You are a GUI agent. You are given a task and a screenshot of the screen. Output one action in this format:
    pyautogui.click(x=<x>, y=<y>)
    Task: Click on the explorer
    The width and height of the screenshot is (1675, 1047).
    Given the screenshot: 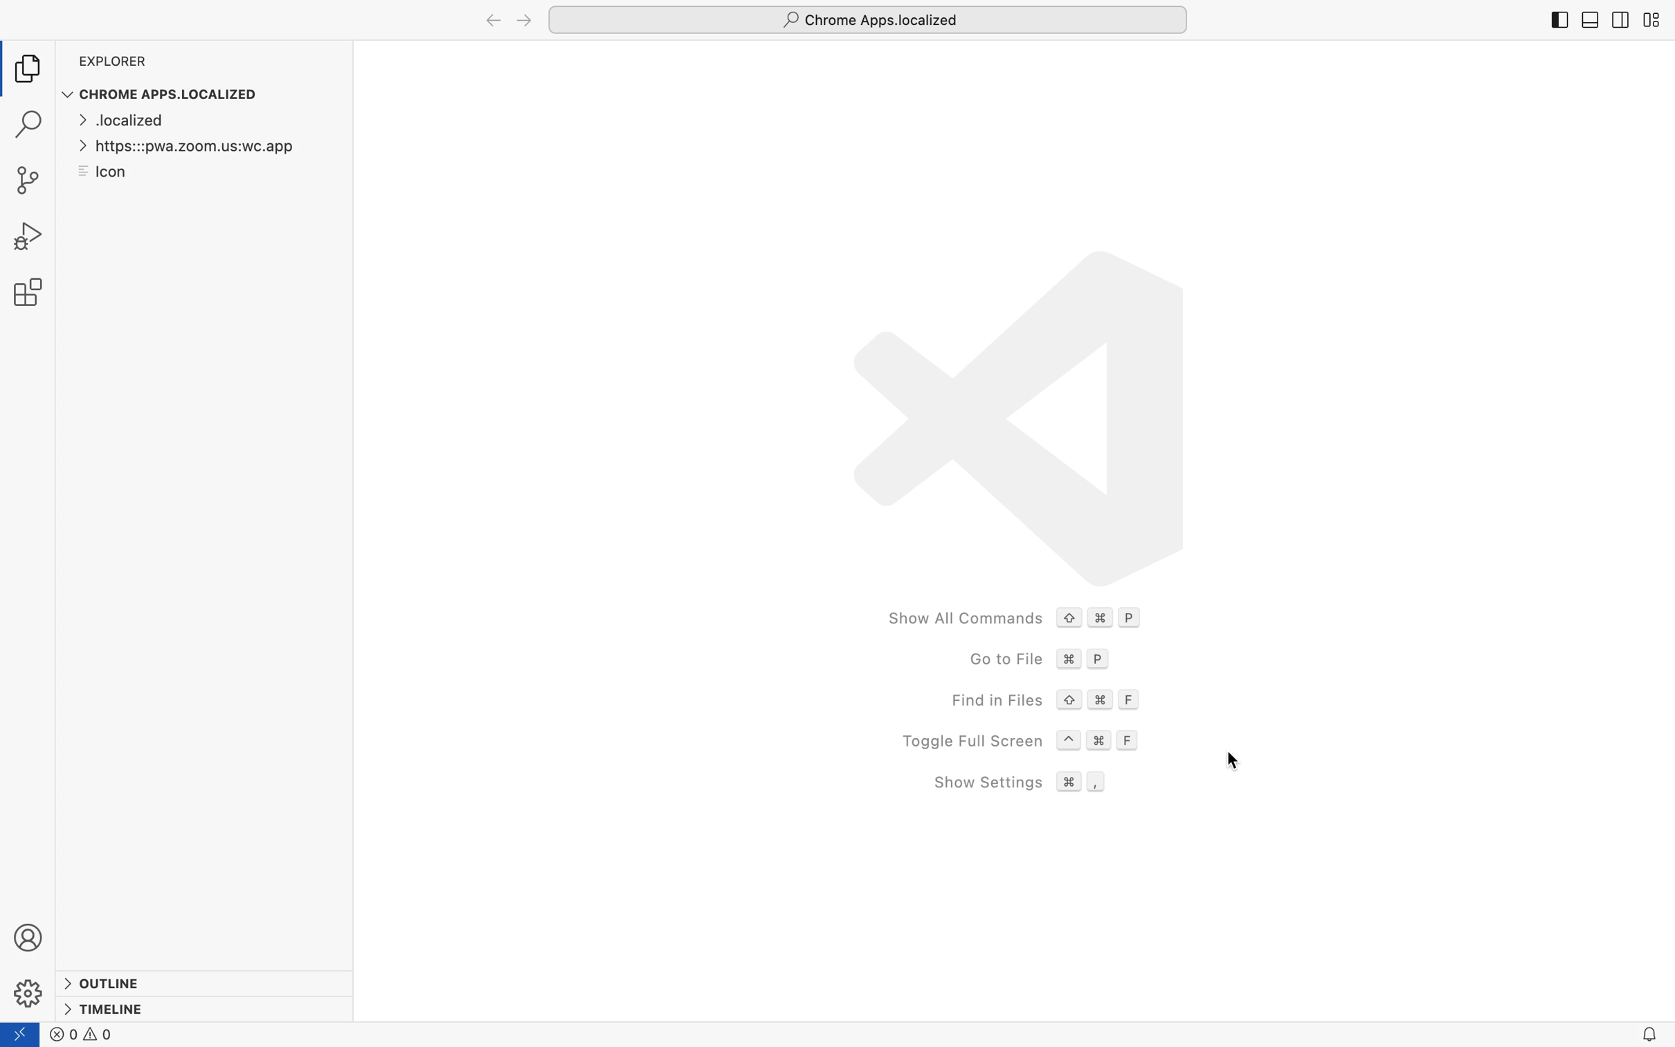 What is the action you would take?
    pyautogui.click(x=114, y=62)
    